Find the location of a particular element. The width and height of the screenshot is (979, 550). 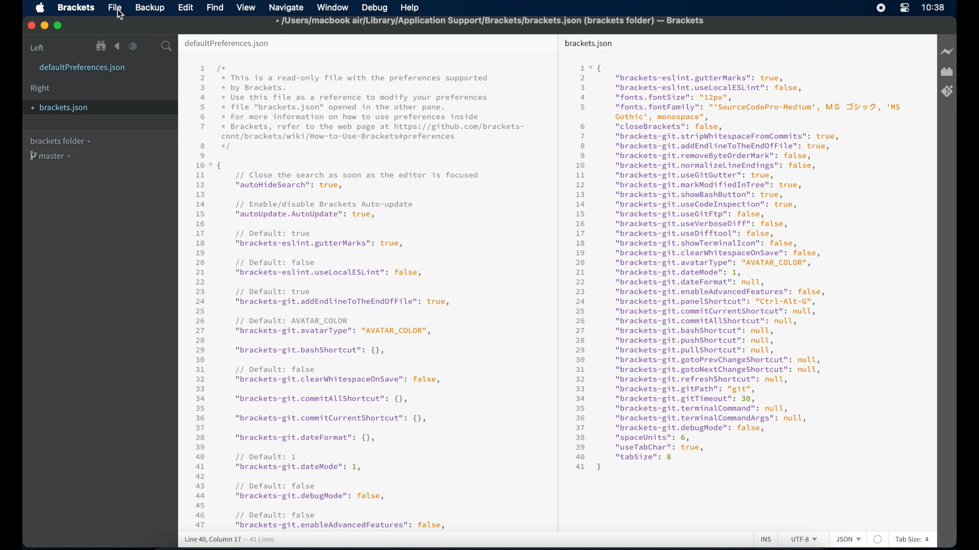

default preferences.json is located at coordinates (226, 44).